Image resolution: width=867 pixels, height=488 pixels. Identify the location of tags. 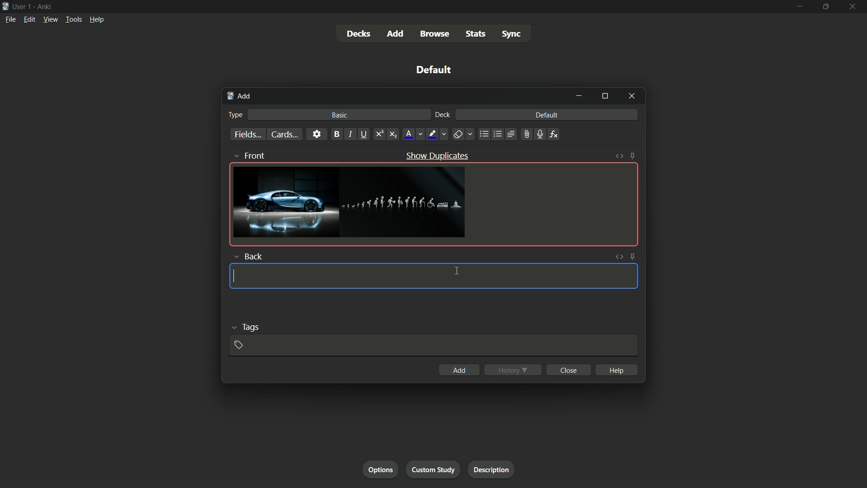
(248, 327).